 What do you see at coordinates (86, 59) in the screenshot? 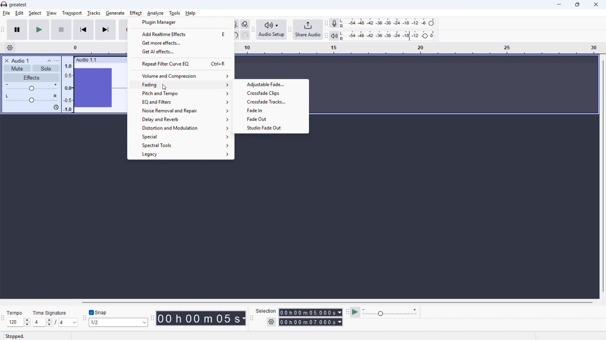
I see `audio 1.1` at bounding box center [86, 59].